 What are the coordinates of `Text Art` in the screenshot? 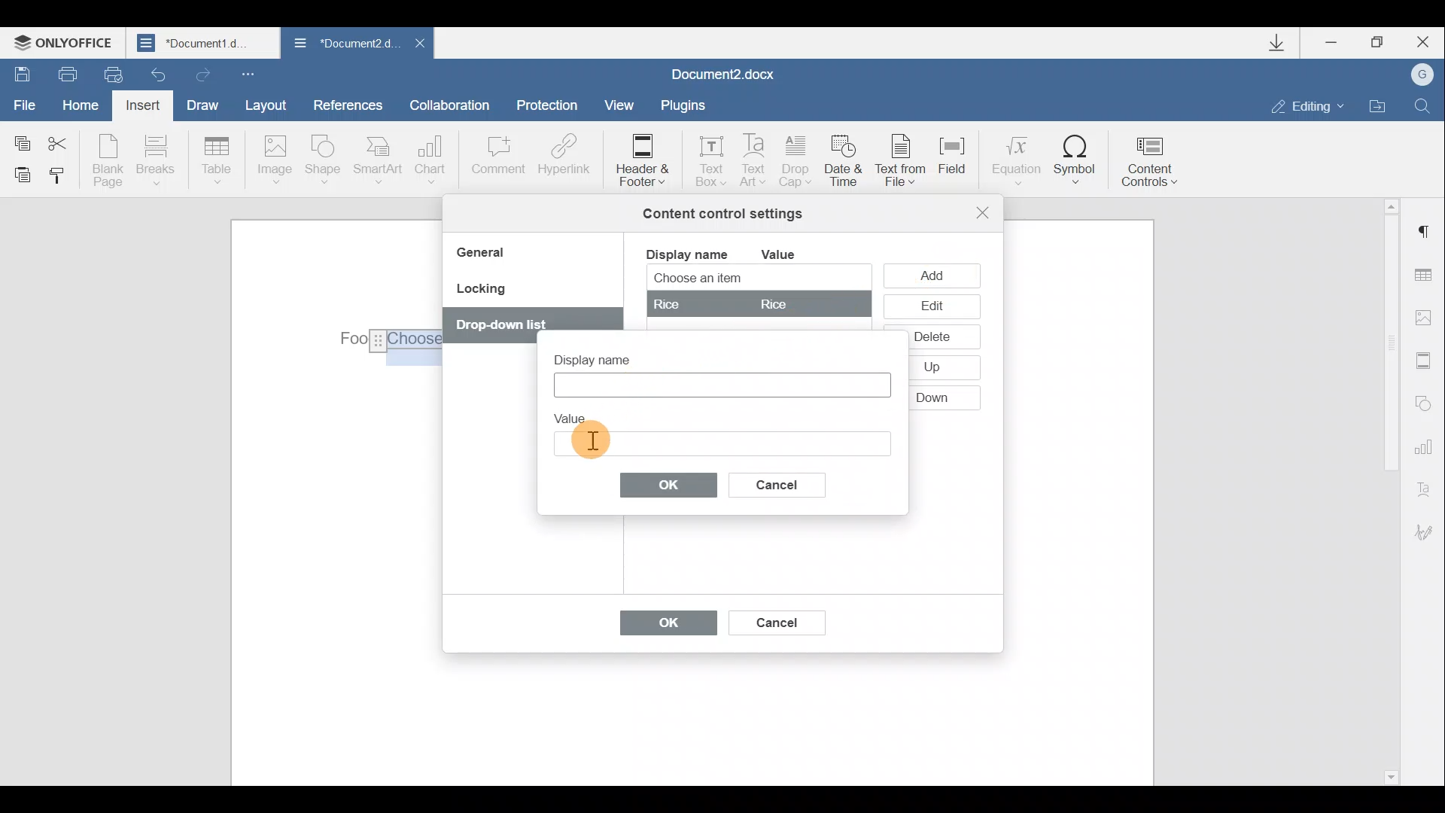 It's located at (755, 161).